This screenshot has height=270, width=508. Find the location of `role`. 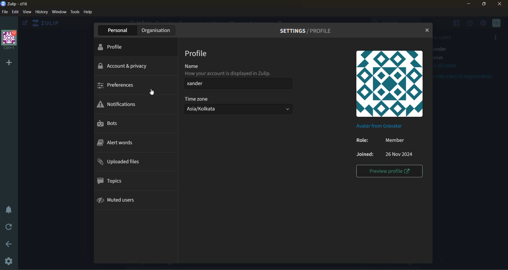

role is located at coordinates (383, 141).